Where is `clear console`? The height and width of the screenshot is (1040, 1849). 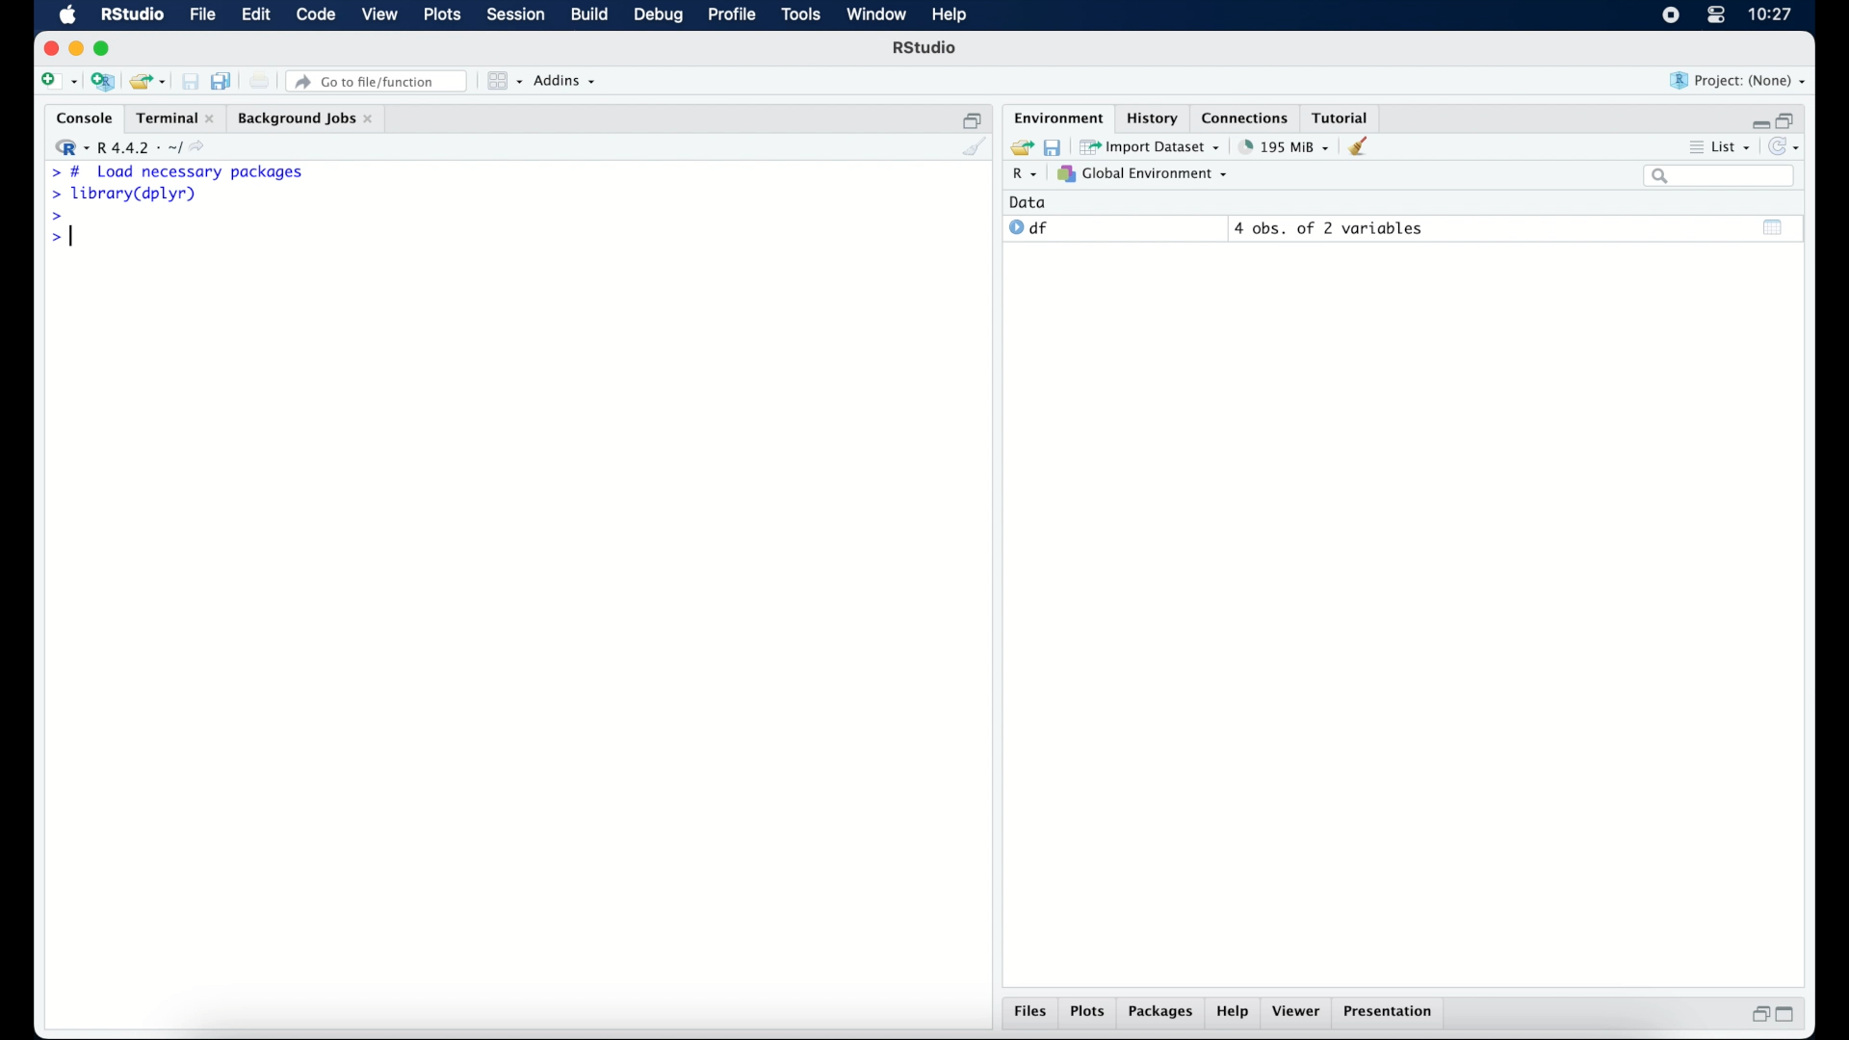
clear console is located at coordinates (973, 148).